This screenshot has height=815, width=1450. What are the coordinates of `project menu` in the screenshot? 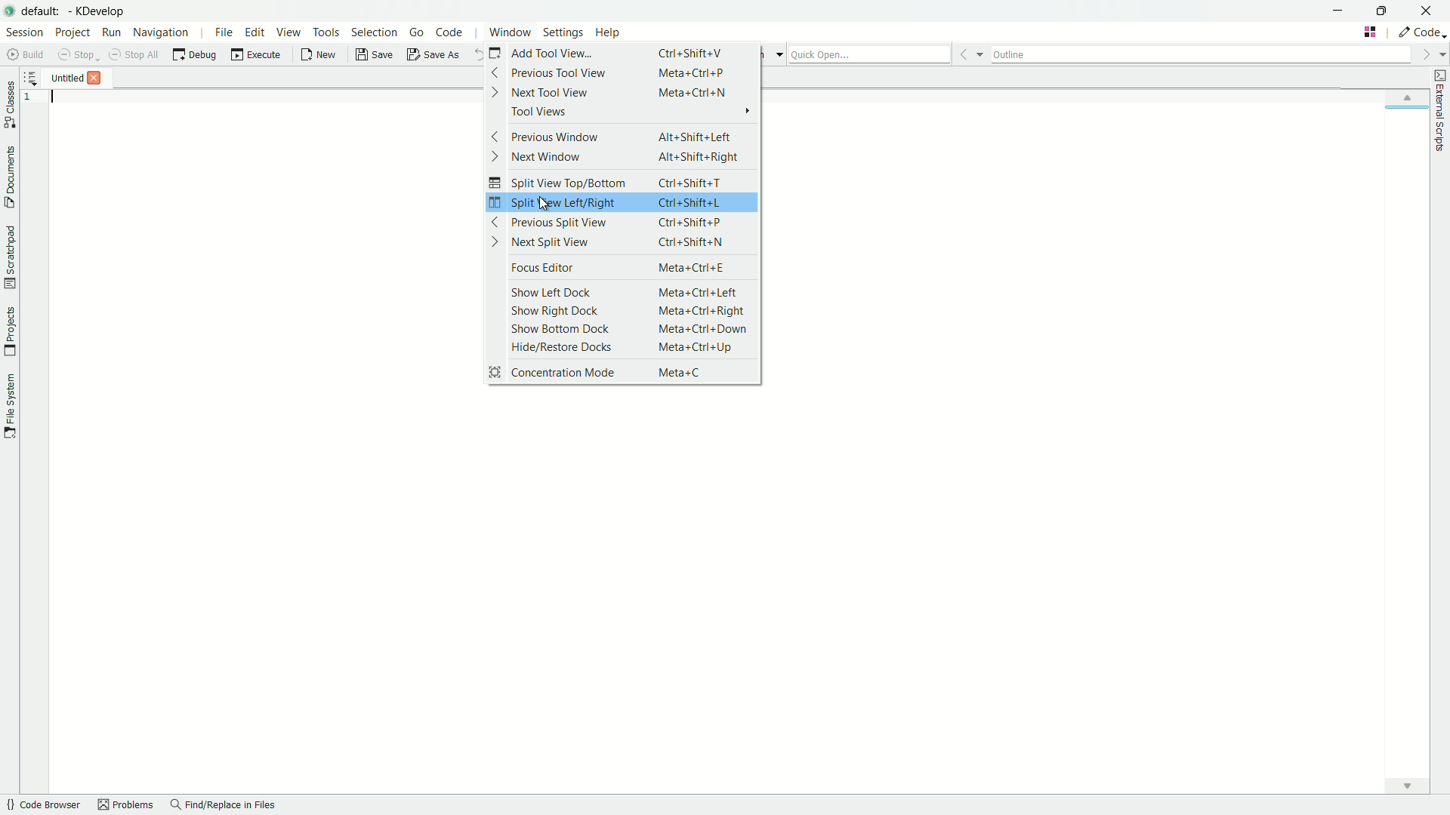 It's located at (73, 32).